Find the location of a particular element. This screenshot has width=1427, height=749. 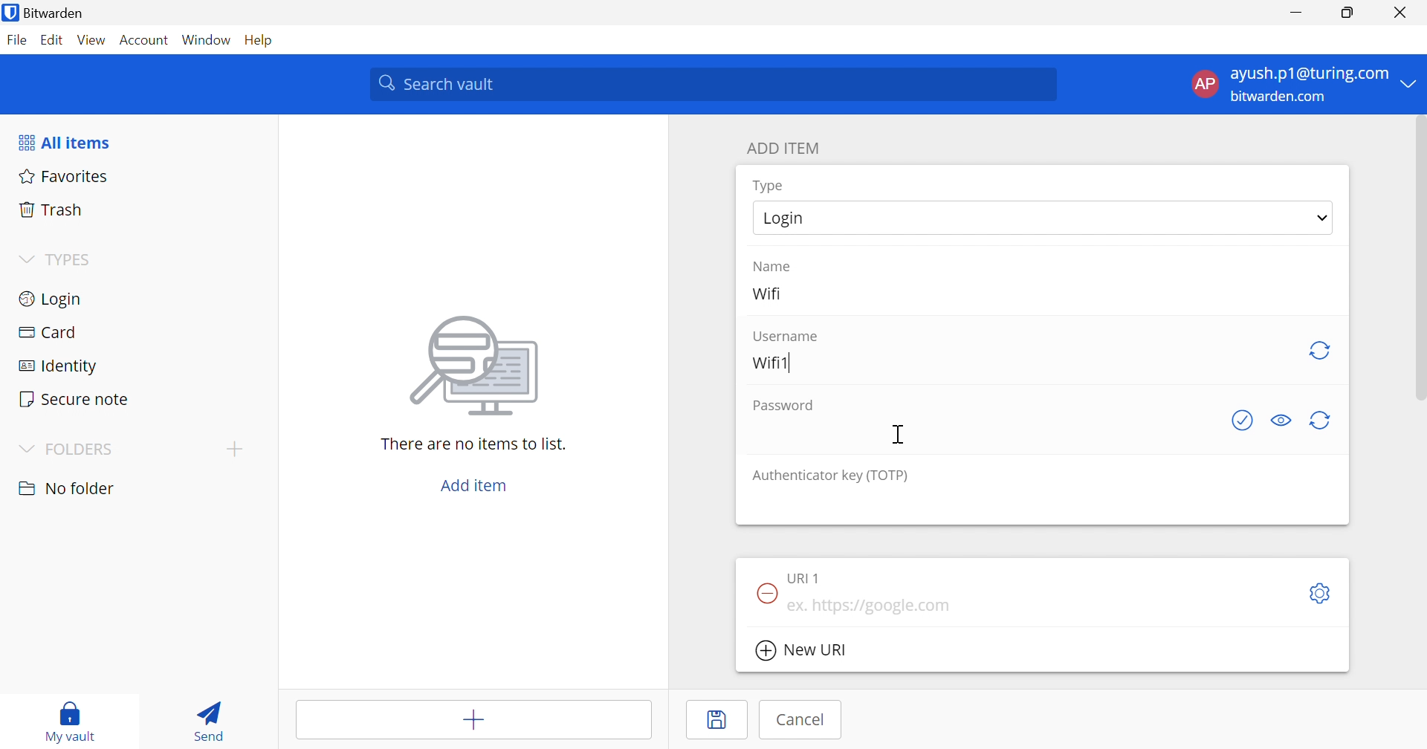

URI 1 is located at coordinates (806, 577).